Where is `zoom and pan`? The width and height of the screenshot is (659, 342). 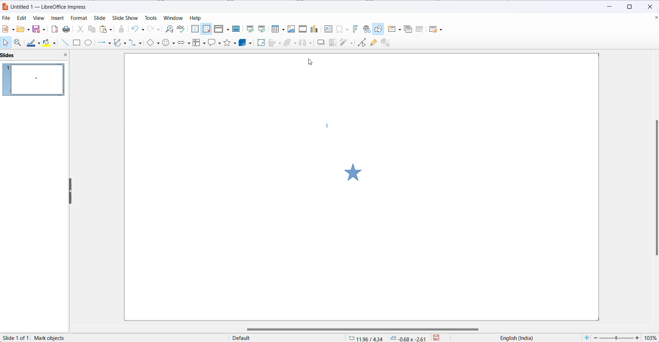
zoom and pan is located at coordinates (19, 42).